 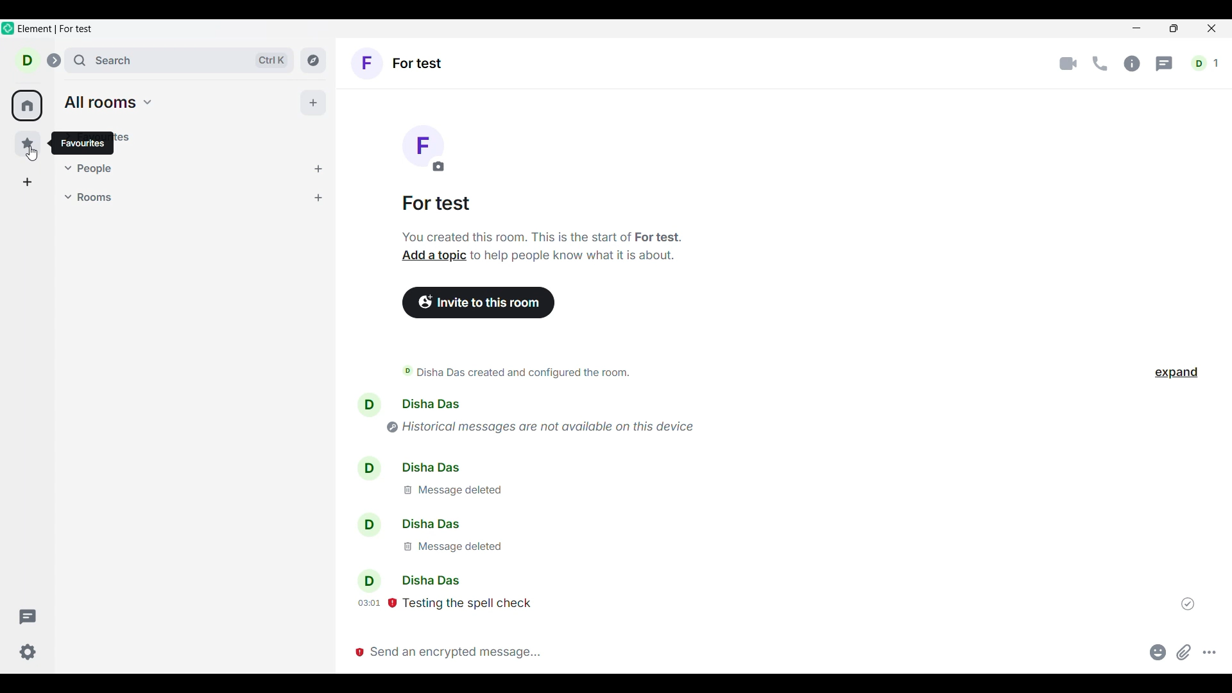 I want to click on Explore rooms, so click(x=314, y=59).